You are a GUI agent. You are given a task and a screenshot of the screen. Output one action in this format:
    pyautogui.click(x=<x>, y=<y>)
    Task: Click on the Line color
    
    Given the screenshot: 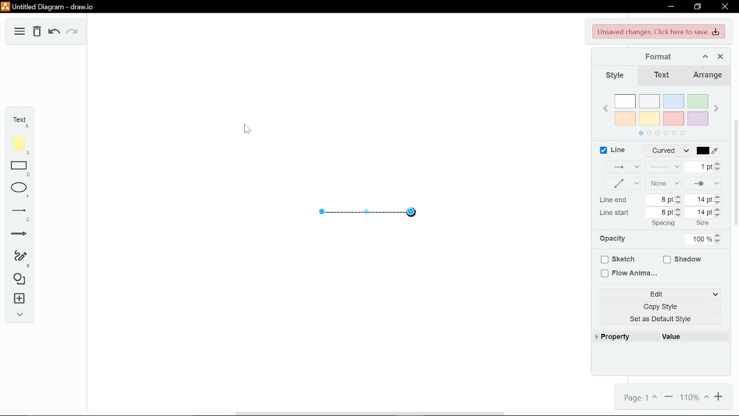 What is the action you would take?
    pyautogui.click(x=710, y=151)
    